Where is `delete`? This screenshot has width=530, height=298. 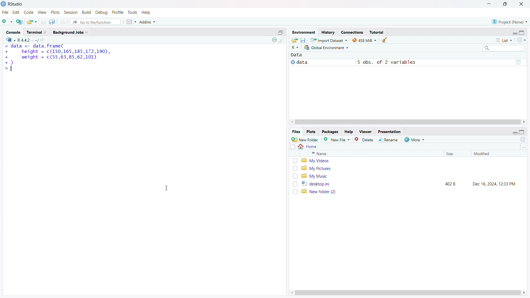
delete is located at coordinates (365, 139).